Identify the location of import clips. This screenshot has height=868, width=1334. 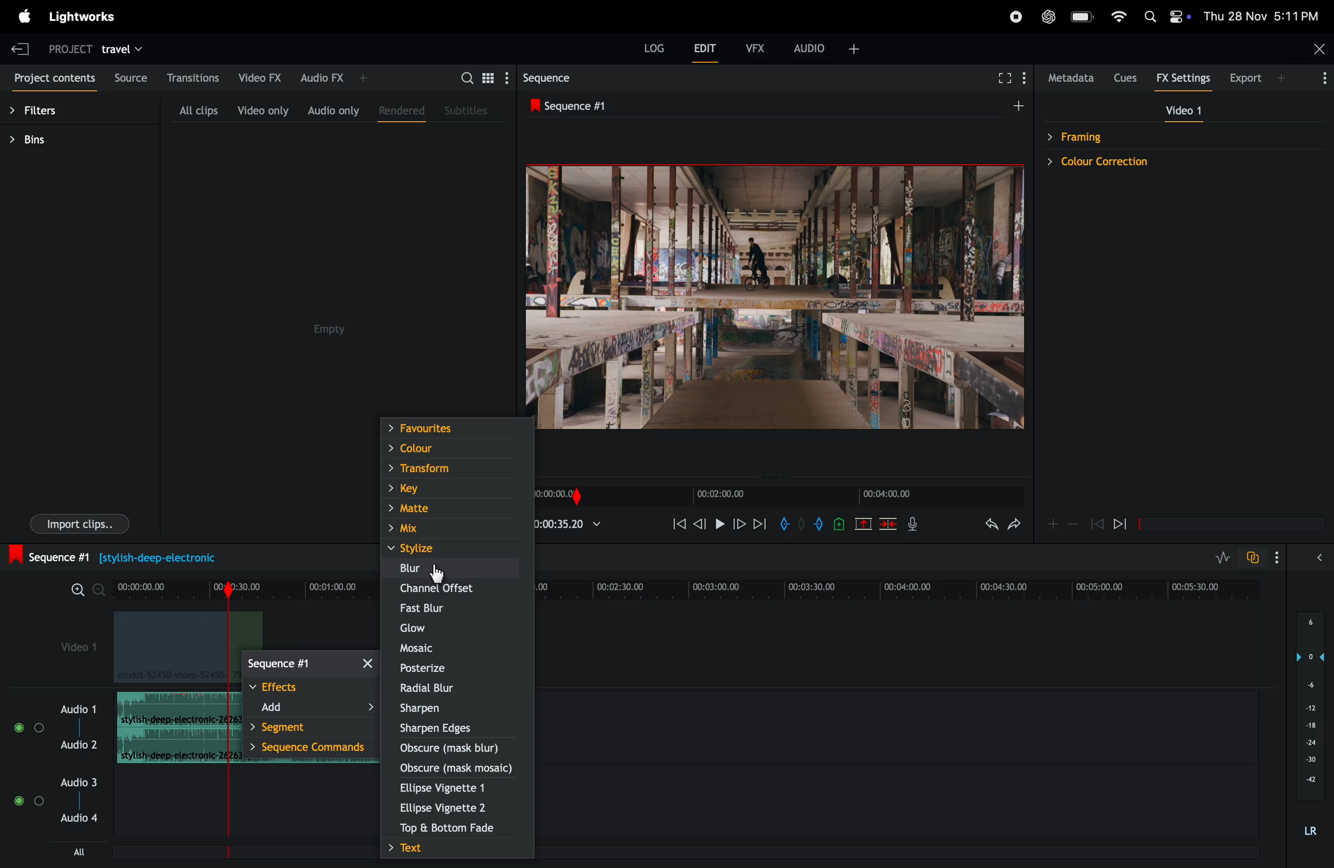
(80, 523).